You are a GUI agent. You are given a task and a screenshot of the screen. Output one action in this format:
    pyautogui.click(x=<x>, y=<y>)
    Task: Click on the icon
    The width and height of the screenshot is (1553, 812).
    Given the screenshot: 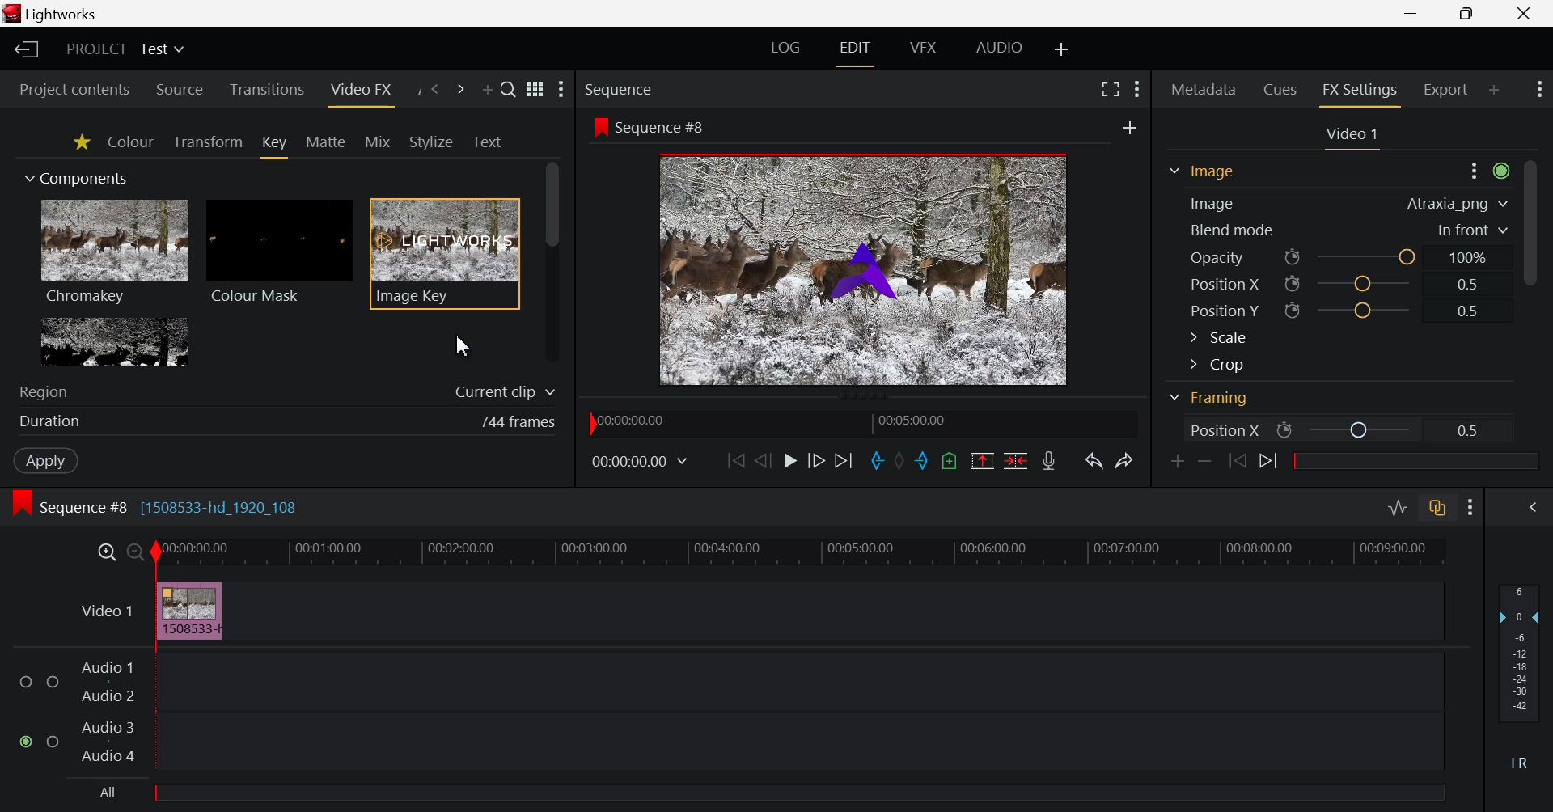 What is the action you would take?
    pyautogui.click(x=1294, y=311)
    